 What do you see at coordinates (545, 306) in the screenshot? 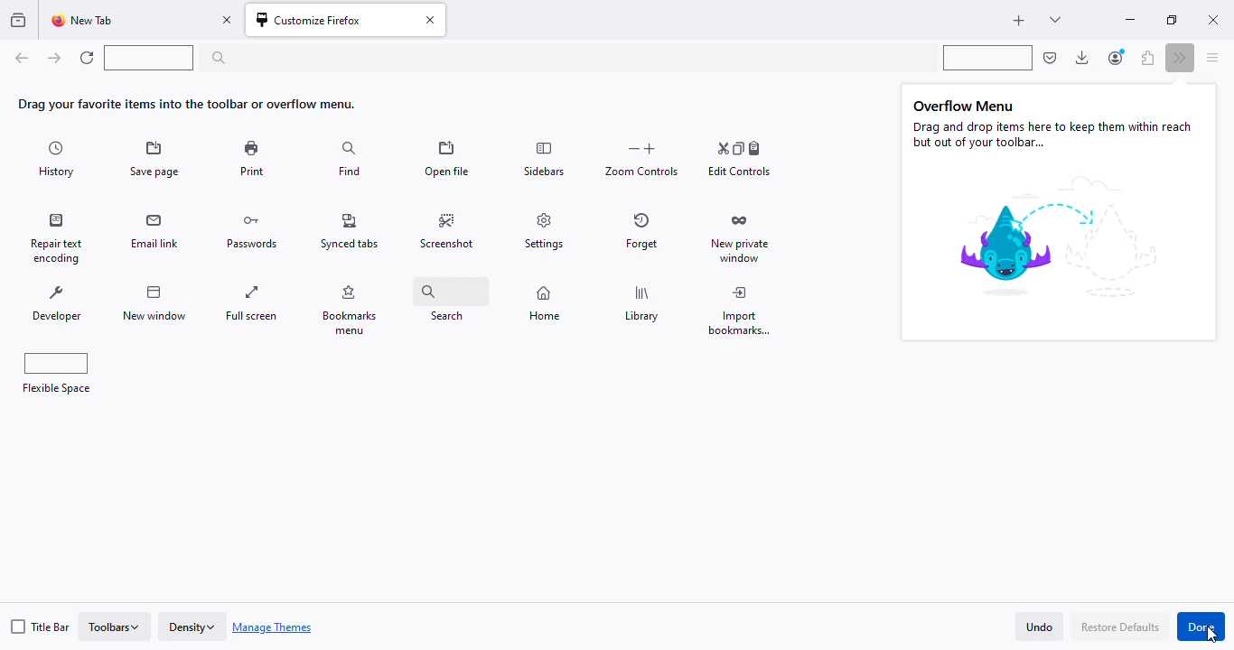
I see `home` at bounding box center [545, 306].